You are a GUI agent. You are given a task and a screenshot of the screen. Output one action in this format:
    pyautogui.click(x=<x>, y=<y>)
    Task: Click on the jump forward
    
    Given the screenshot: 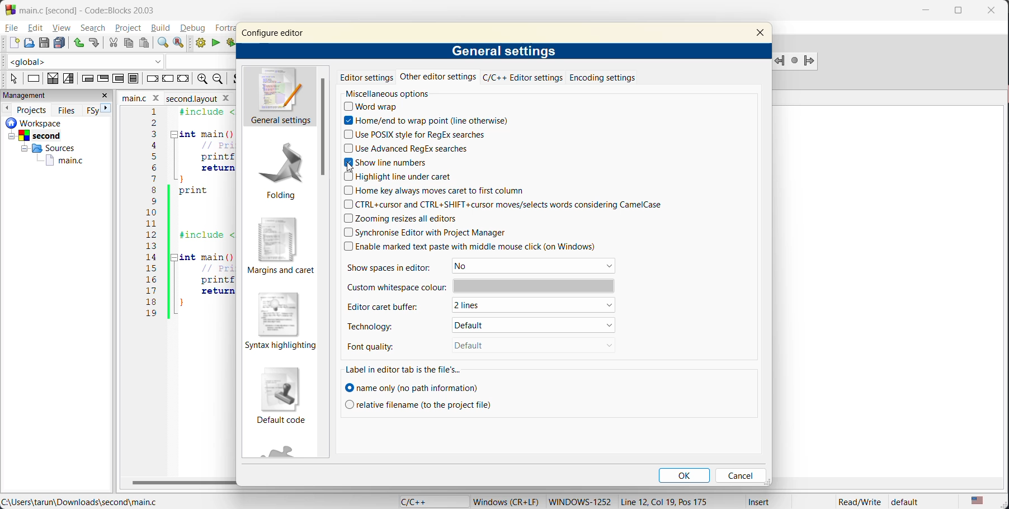 What is the action you would take?
    pyautogui.click(x=815, y=60)
    